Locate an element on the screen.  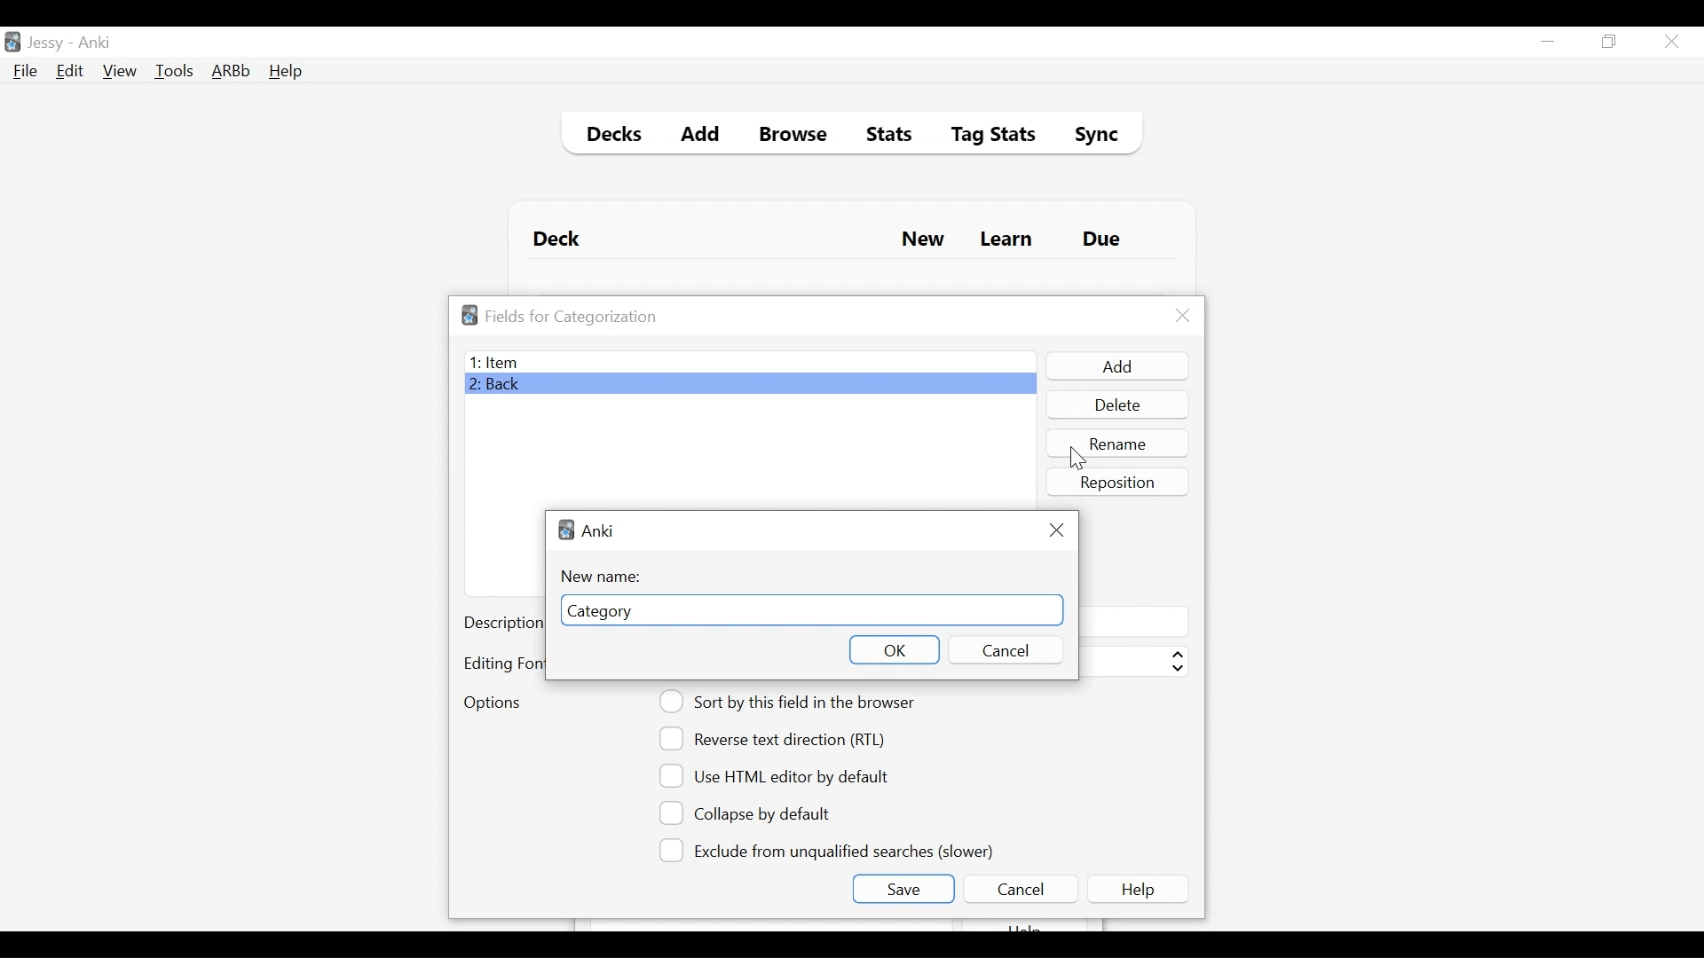
View is located at coordinates (121, 71).